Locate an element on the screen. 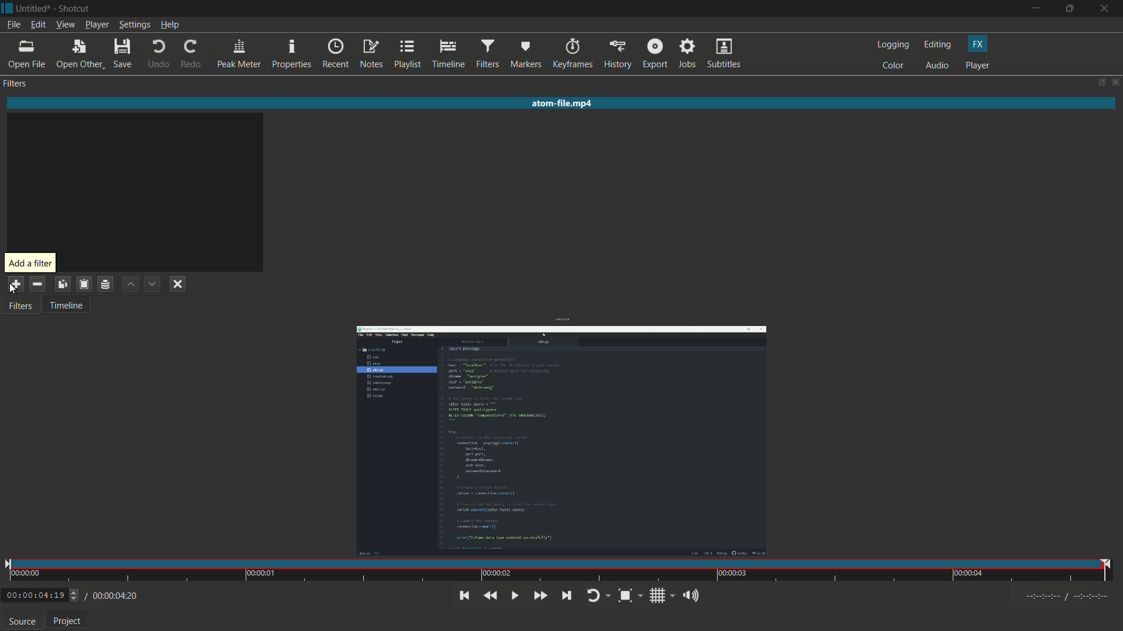 The width and height of the screenshot is (1123, 631). / 00:00:04:20 is located at coordinates (112, 595).